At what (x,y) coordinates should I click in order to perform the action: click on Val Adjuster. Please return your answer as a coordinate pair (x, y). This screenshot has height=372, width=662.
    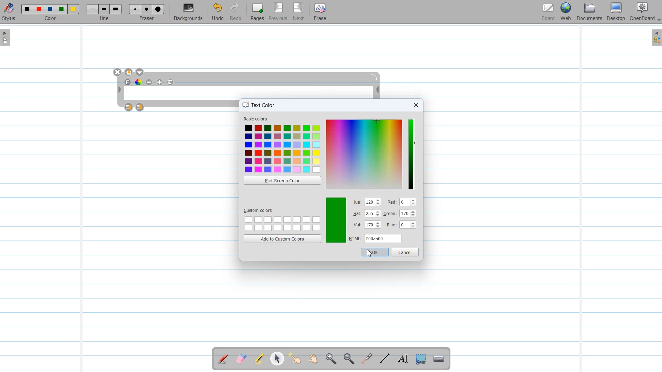
    Looking at the image, I should click on (367, 226).